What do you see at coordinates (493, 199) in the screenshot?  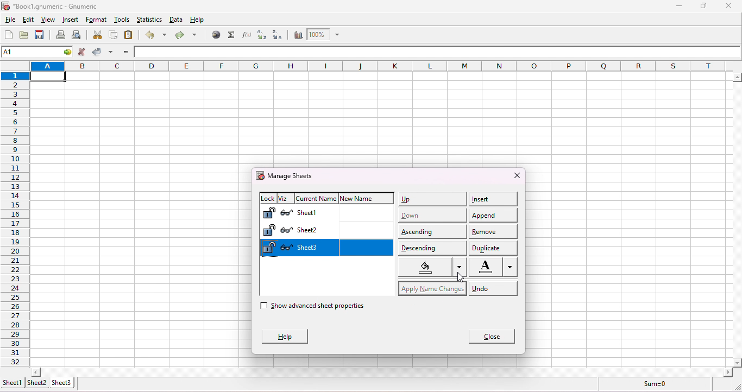 I see `insert` at bounding box center [493, 199].